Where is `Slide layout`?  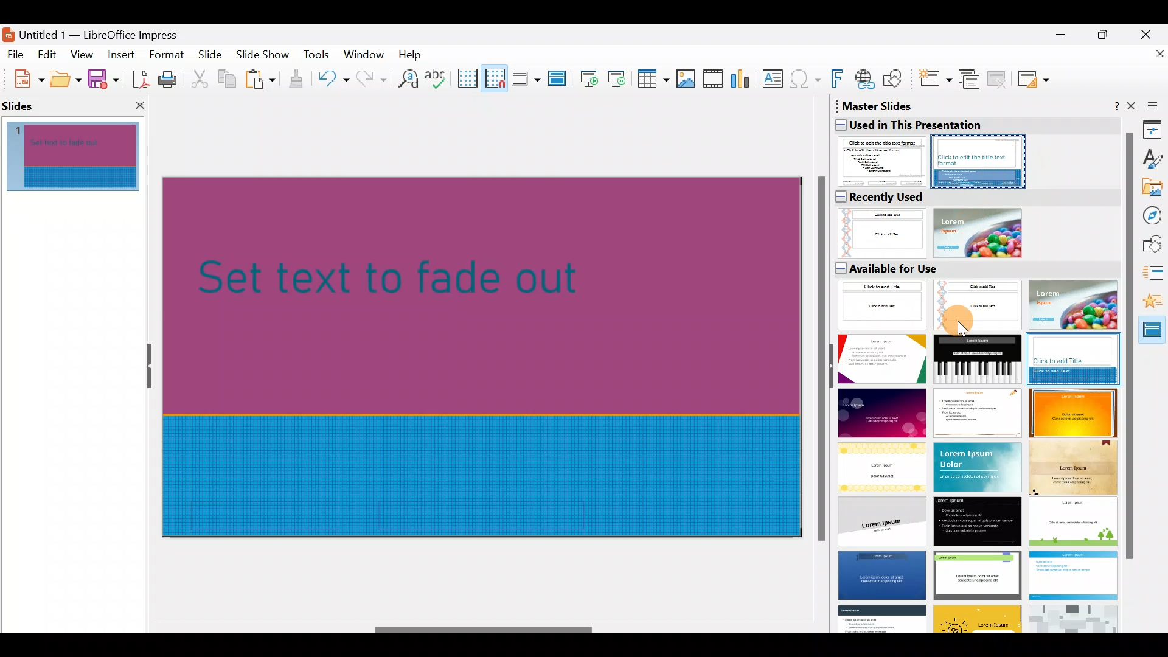
Slide layout is located at coordinates (1034, 79).